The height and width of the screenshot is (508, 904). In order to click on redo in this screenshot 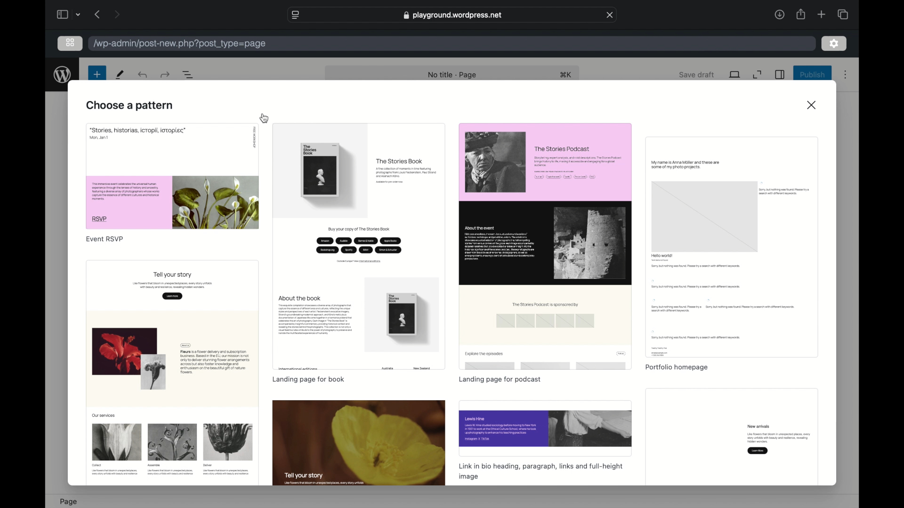, I will do `click(144, 74)`.